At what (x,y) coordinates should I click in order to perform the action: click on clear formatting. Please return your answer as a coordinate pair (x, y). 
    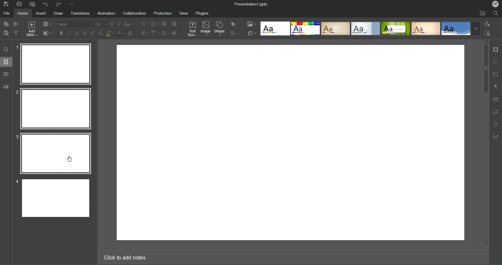
    Looking at the image, I should click on (130, 34).